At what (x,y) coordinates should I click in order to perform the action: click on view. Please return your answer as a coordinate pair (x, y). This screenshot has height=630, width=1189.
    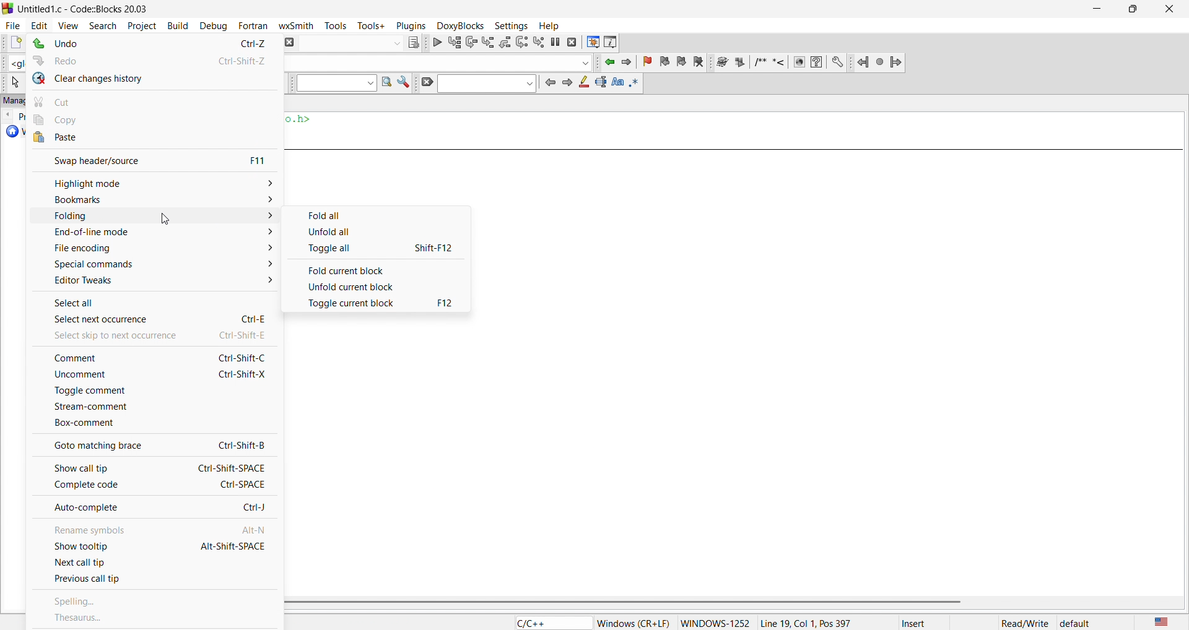
    Looking at the image, I should click on (68, 24).